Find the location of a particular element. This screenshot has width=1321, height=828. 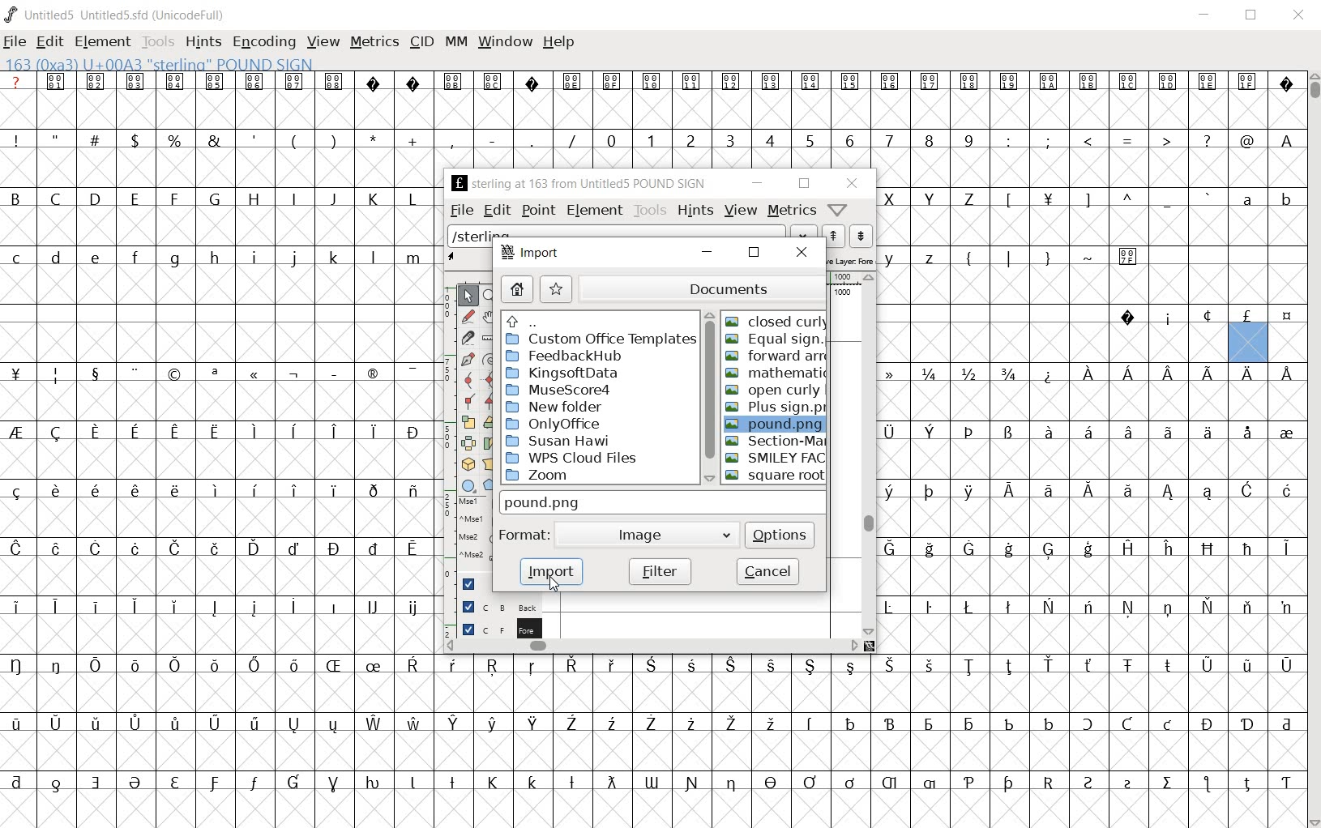

Perspective is located at coordinates (492, 463).